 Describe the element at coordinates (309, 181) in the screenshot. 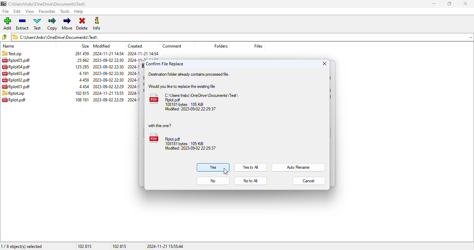

I see `cancel` at that location.